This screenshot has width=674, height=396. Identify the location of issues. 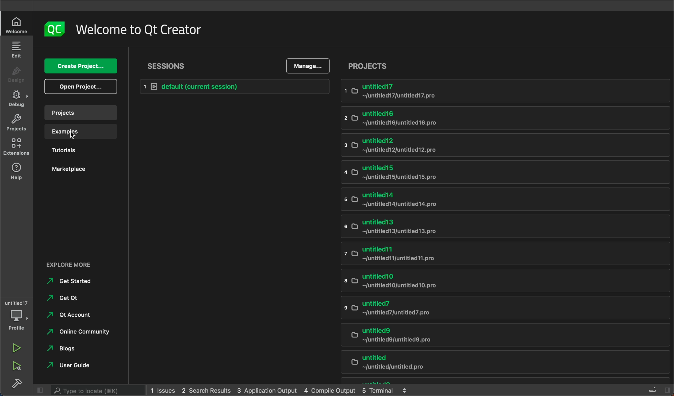
(164, 390).